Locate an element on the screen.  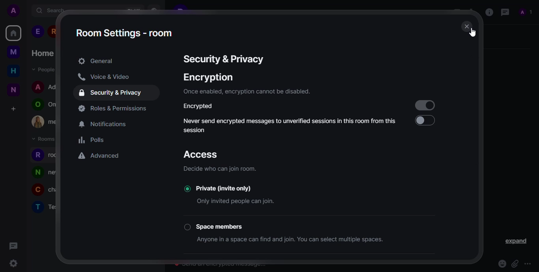
settings is located at coordinates (13, 264).